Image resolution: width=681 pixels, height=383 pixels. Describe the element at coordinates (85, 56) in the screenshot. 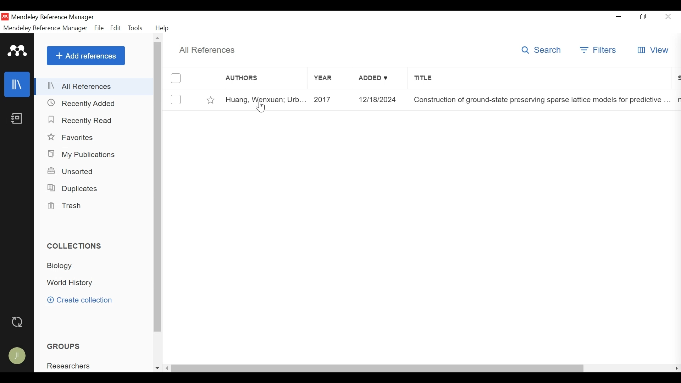

I see `Add Reference` at that location.